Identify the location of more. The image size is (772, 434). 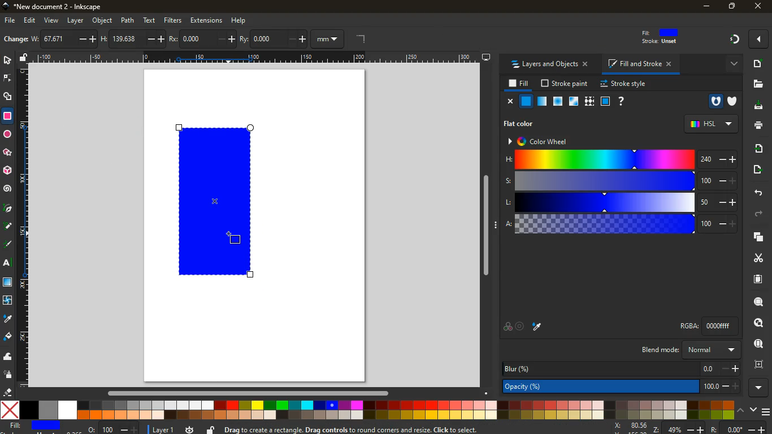
(735, 66).